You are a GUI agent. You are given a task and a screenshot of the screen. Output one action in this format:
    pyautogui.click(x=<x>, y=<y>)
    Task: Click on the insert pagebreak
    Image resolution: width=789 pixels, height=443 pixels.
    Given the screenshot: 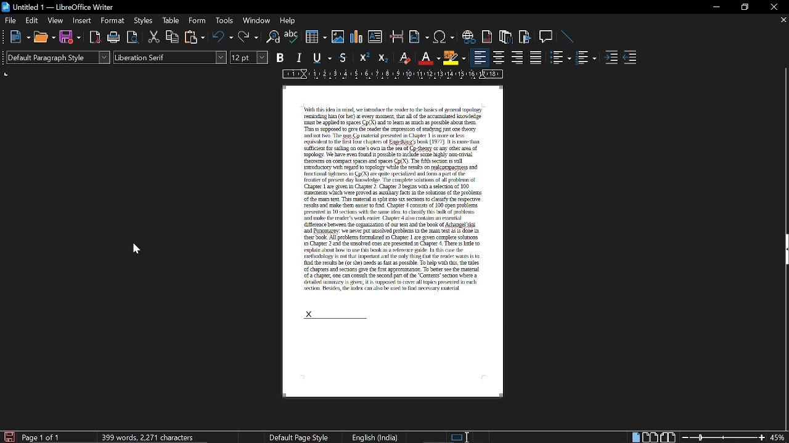 What is the action you would take?
    pyautogui.click(x=397, y=36)
    